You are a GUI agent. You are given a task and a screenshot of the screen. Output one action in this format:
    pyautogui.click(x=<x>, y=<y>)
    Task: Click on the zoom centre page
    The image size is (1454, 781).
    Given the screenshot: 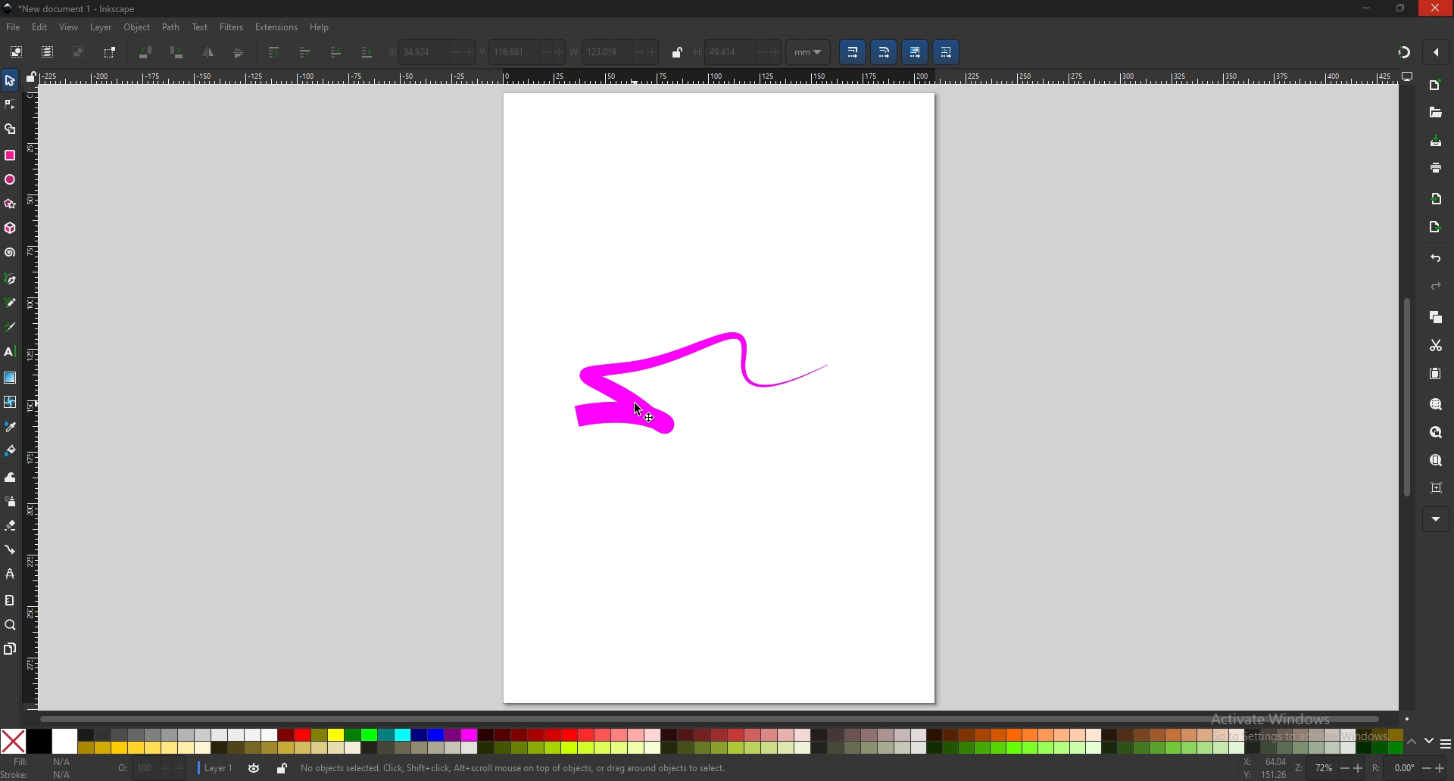 What is the action you would take?
    pyautogui.click(x=1435, y=487)
    